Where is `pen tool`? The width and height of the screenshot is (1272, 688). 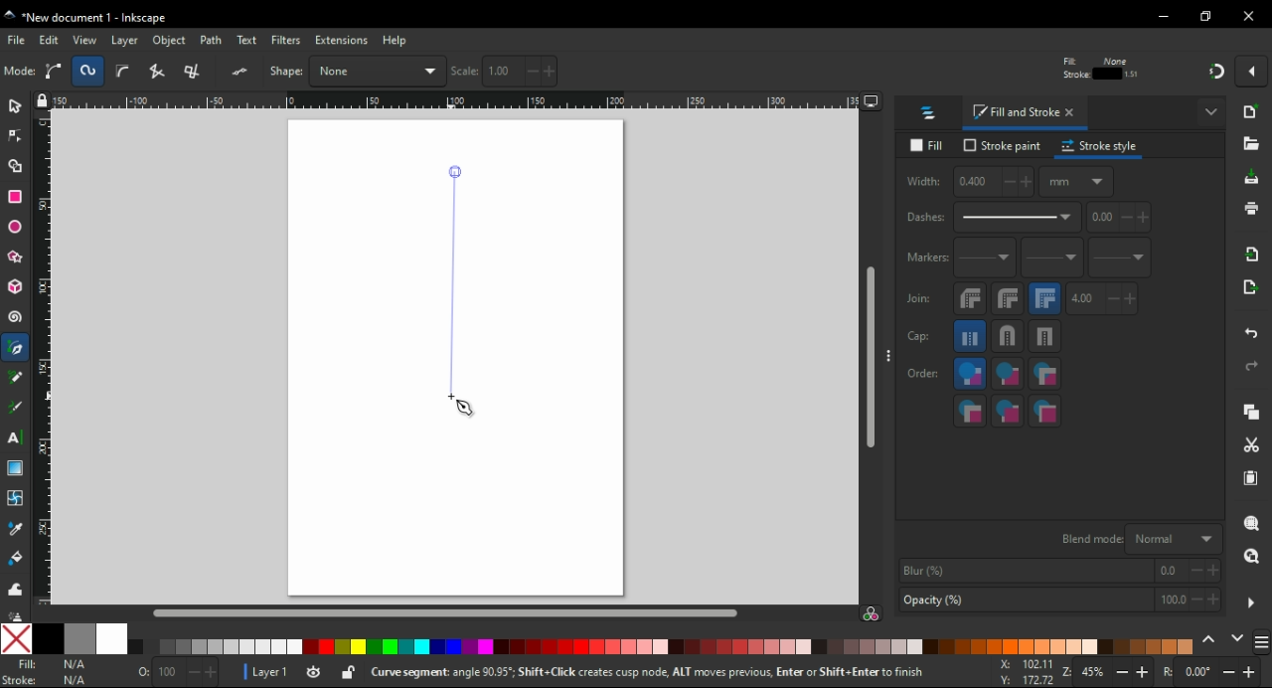
pen tool is located at coordinates (17, 349).